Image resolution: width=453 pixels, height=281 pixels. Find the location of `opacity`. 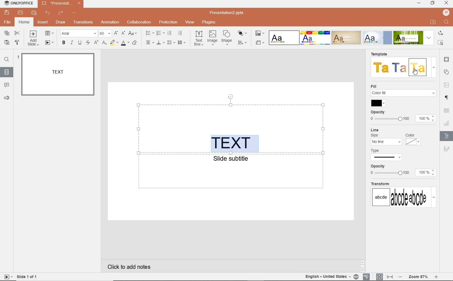

opacity is located at coordinates (377, 112).